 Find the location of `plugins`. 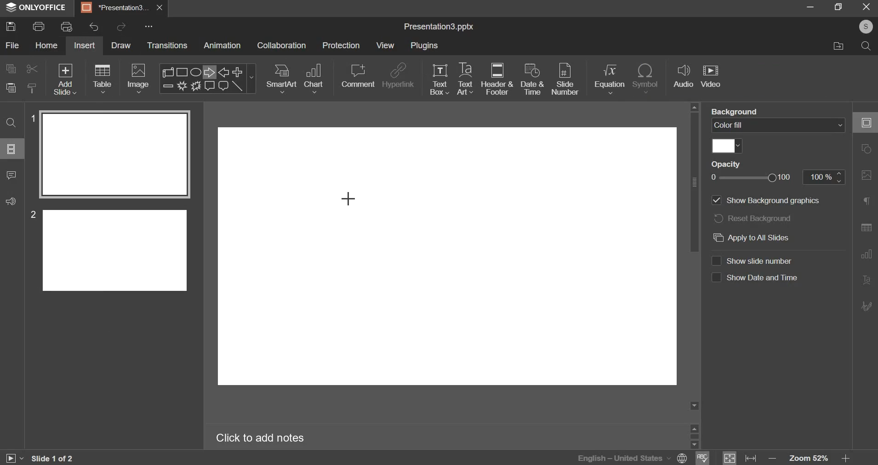

plugins is located at coordinates (424, 45).